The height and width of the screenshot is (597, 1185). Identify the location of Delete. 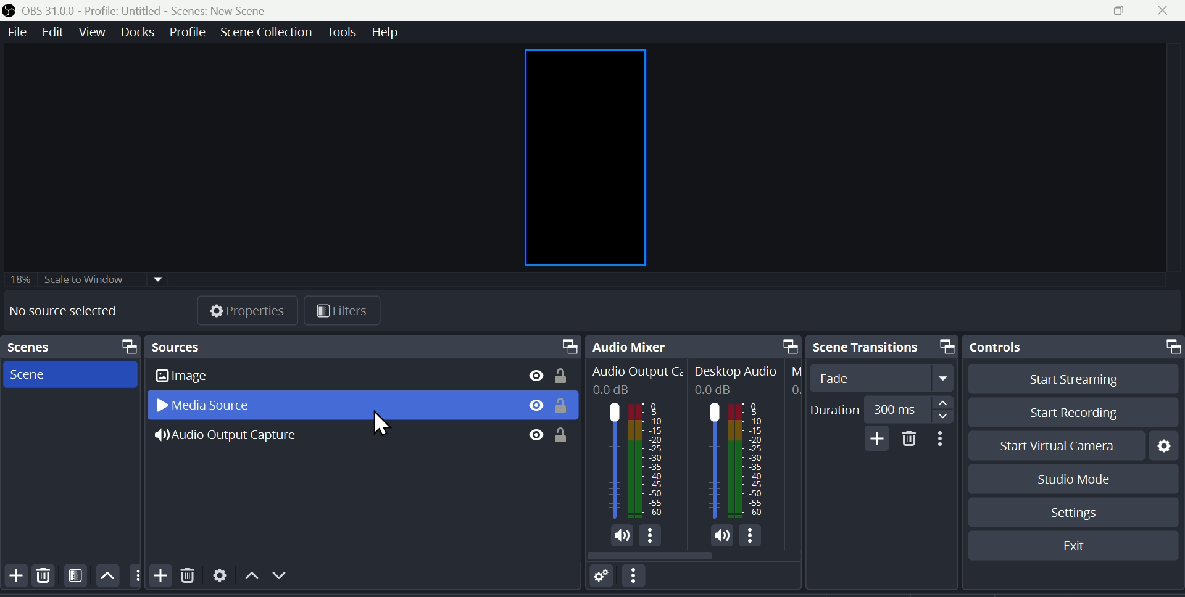
(188, 580).